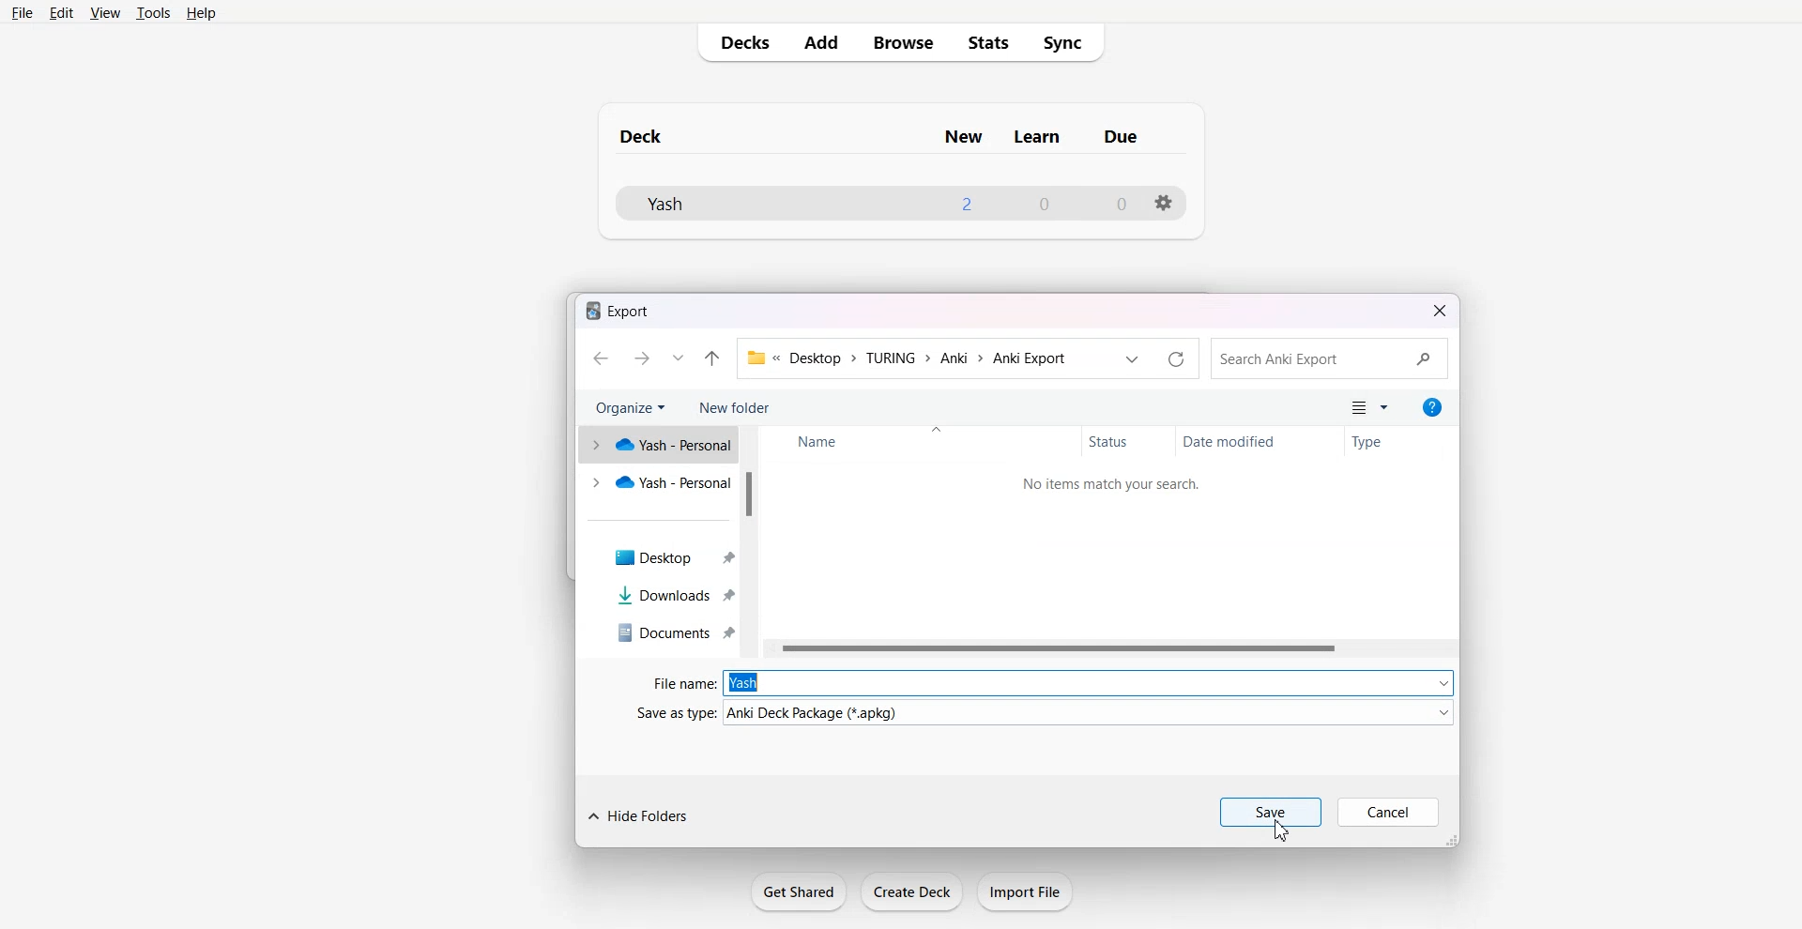  What do you see at coordinates (901, 42) in the screenshot?
I see `Browse` at bounding box center [901, 42].